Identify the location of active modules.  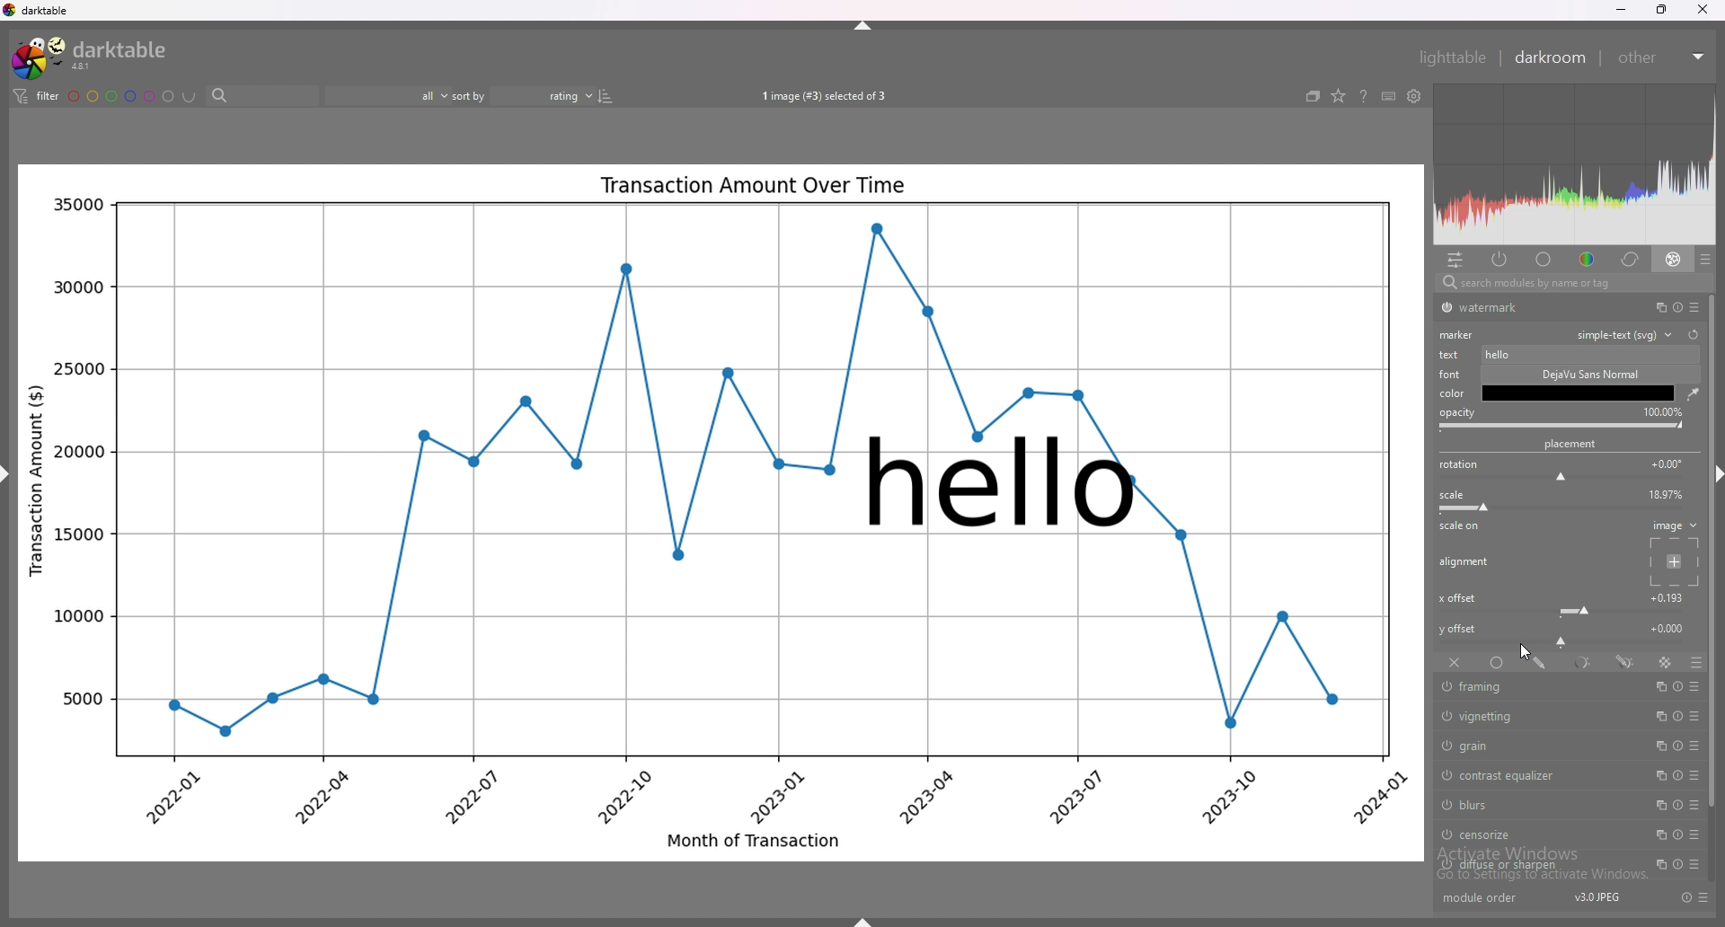
(1501, 260).